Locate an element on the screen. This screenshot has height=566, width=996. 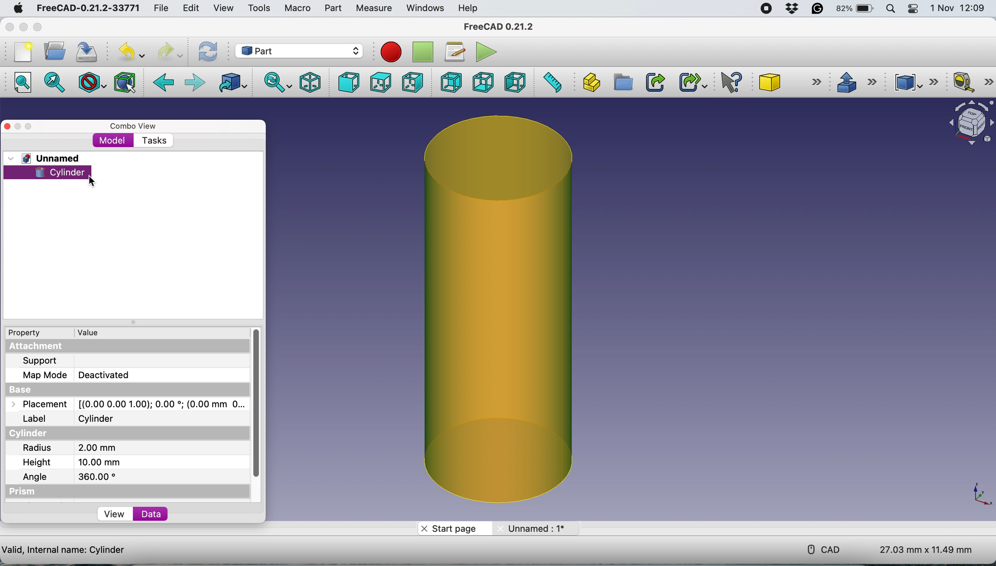
back is located at coordinates (164, 82).